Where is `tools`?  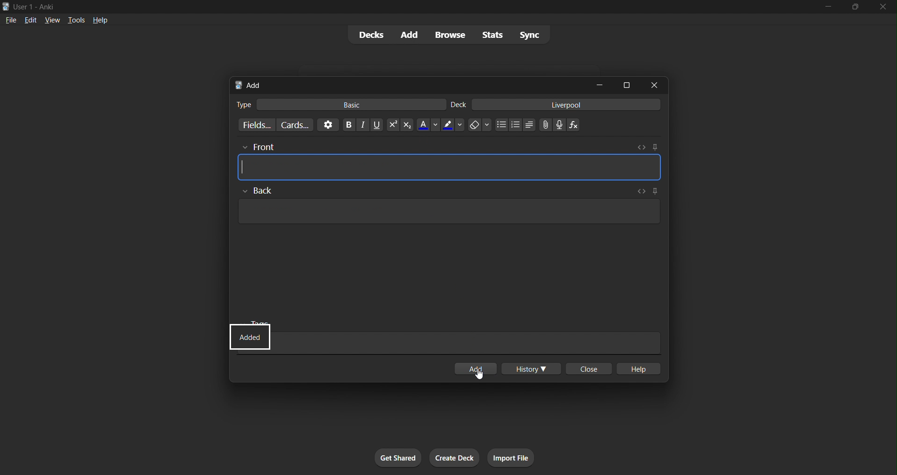 tools is located at coordinates (76, 19).